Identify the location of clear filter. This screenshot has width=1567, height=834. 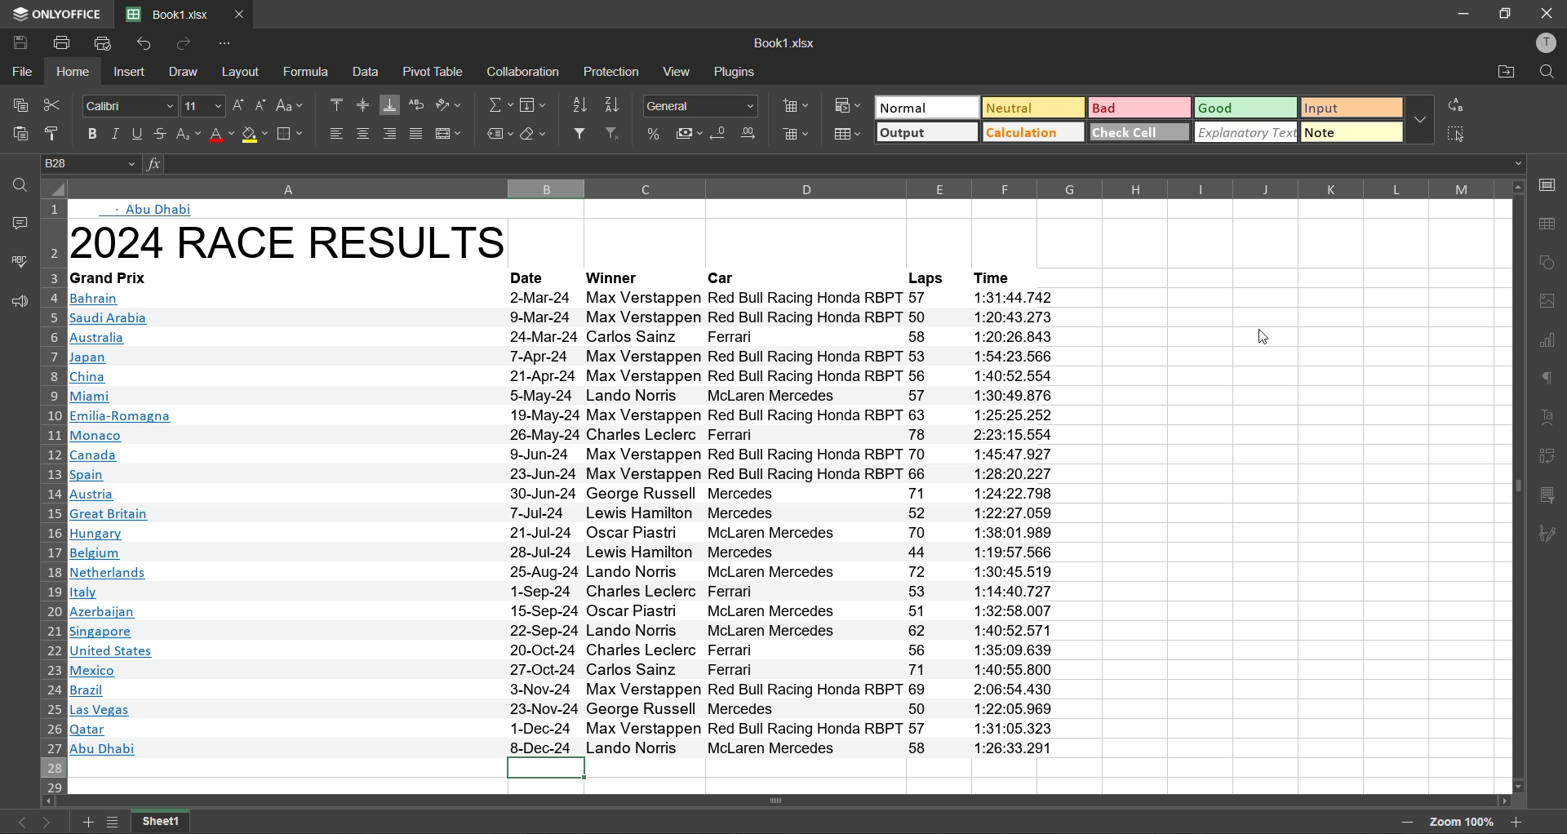
(616, 134).